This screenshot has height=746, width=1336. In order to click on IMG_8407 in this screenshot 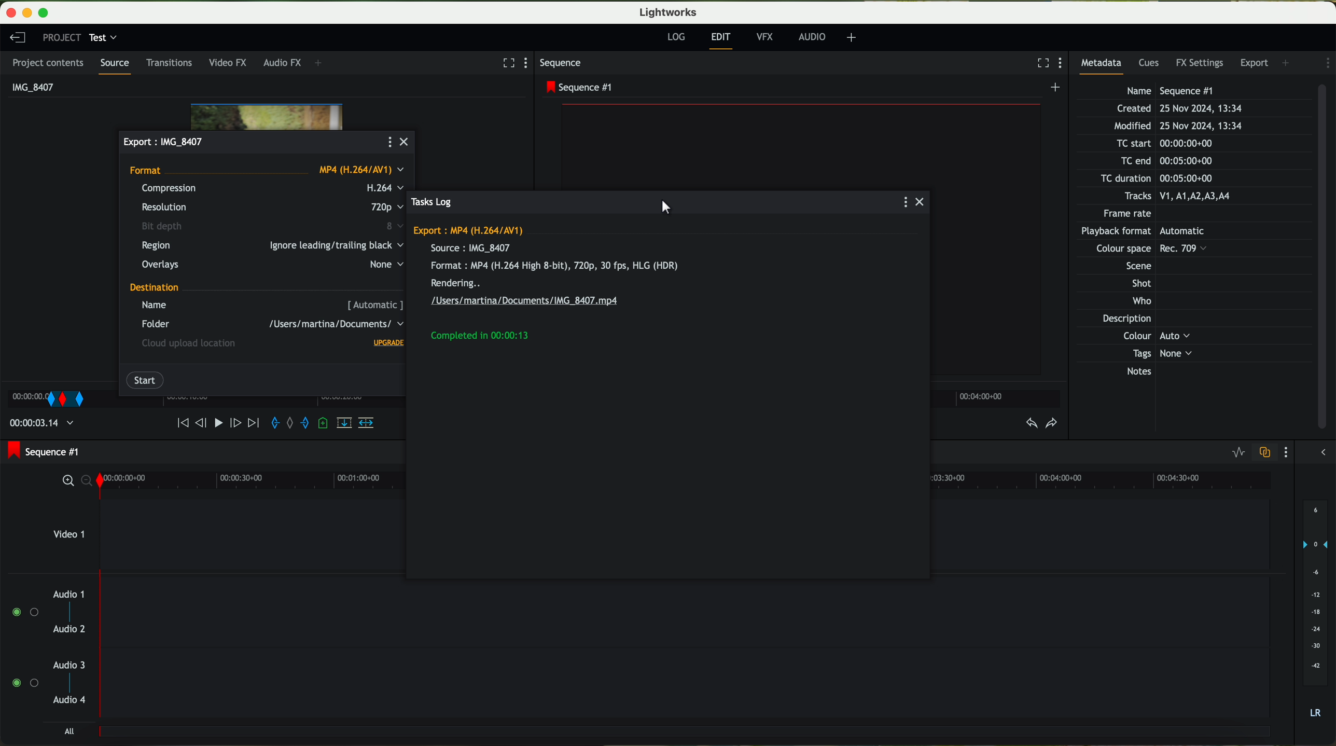, I will do `click(31, 86)`.